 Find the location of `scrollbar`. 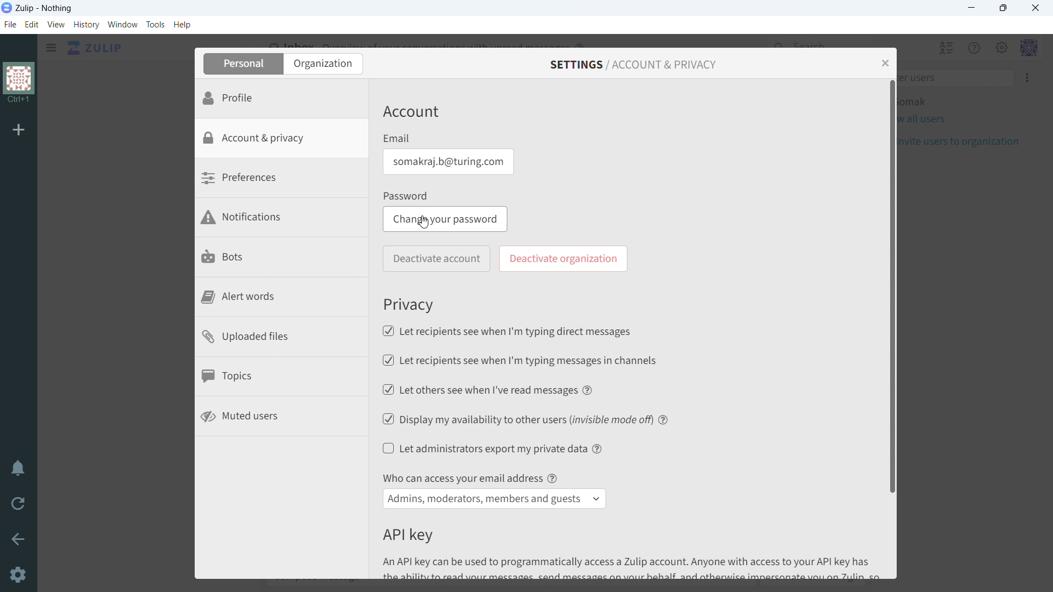

scrollbar is located at coordinates (893, 285).